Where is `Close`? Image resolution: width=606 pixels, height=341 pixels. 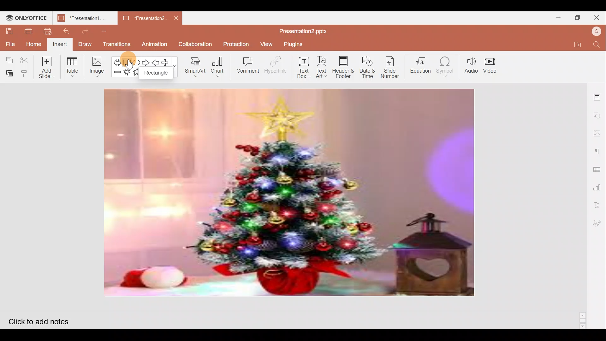
Close is located at coordinates (597, 17).